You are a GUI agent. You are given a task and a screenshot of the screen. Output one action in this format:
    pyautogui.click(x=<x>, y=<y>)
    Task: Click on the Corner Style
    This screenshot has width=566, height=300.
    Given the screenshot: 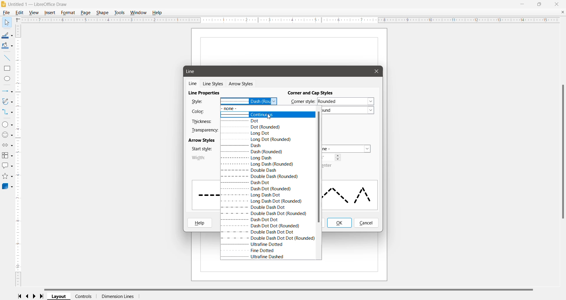 What is the action you would take?
    pyautogui.click(x=302, y=101)
    